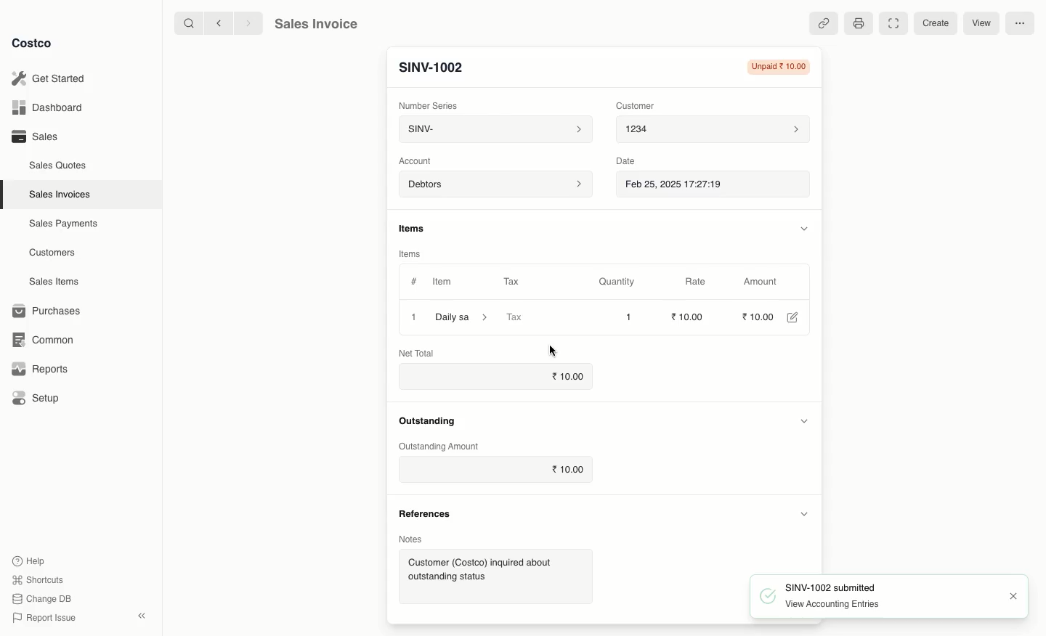 The width and height of the screenshot is (1046, 636). Describe the element at coordinates (430, 420) in the screenshot. I see `Outstanding` at that location.